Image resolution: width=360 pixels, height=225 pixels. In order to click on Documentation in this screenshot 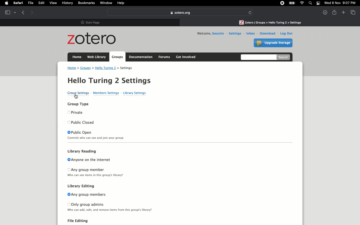, I will do `click(141, 57)`.